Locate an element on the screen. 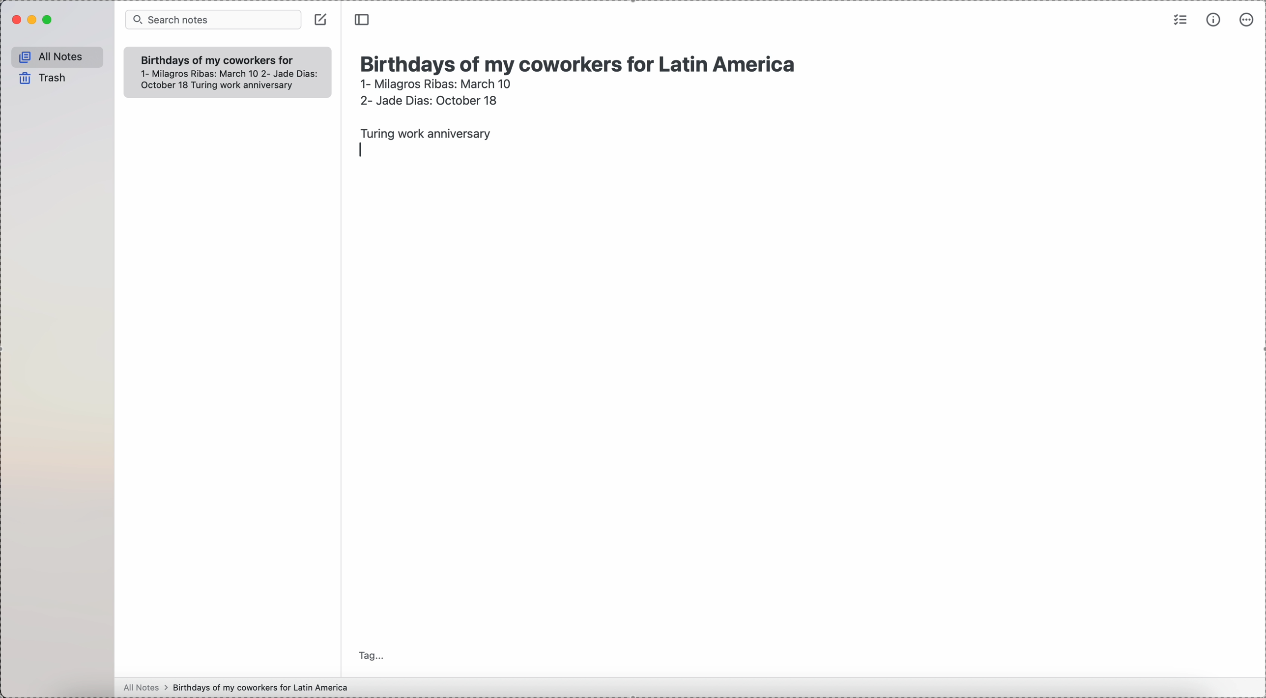 The height and width of the screenshot is (698, 1266). close Simplenote is located at coordinates (15, 20).